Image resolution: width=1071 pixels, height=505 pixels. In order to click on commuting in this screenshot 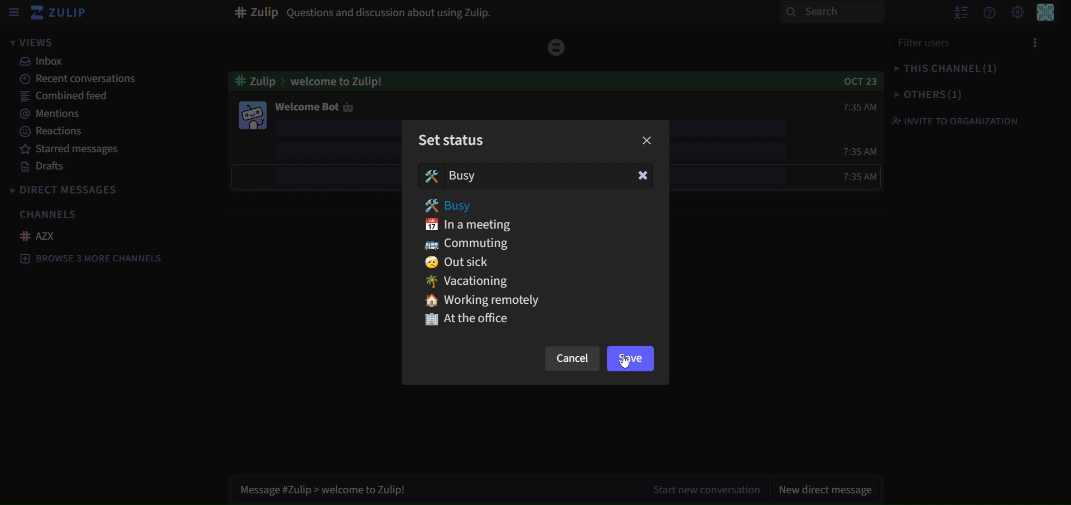, I will do `click(470, 244)`.